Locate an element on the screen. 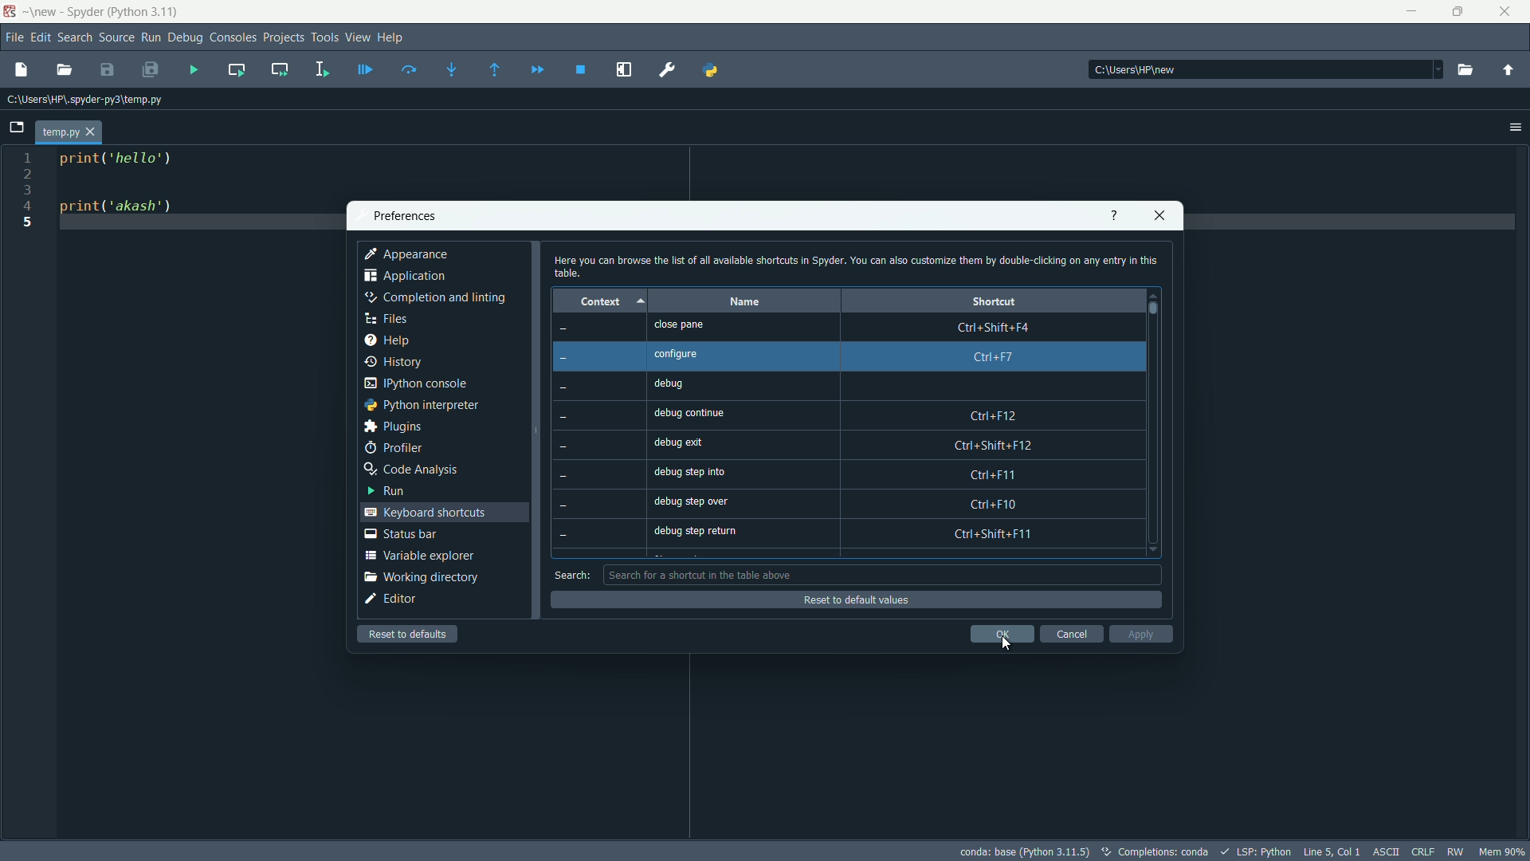 Image resolution: width=1530 pixels, height=861 pixels. source menu is located at coordinates (116, 38).